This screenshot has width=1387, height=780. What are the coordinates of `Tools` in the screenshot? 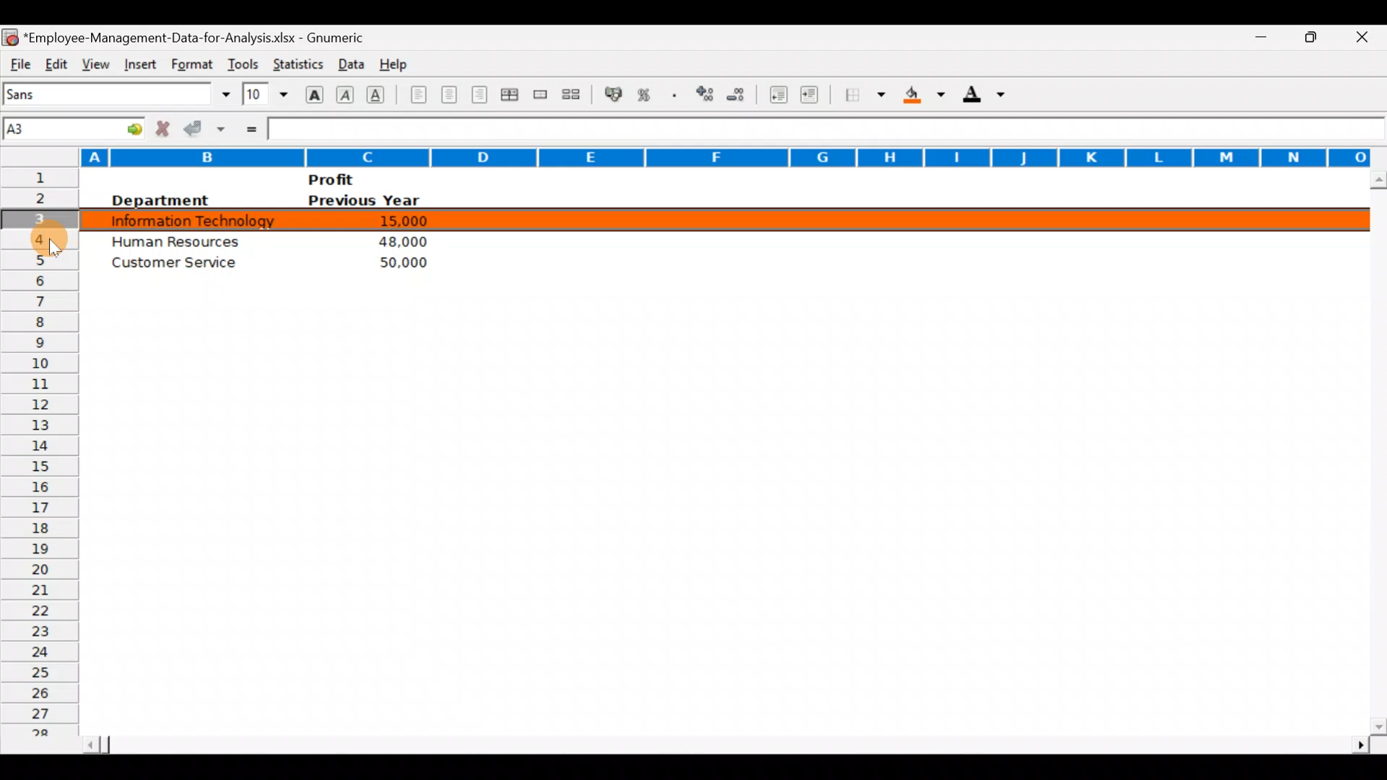 It's located at (243, 61).